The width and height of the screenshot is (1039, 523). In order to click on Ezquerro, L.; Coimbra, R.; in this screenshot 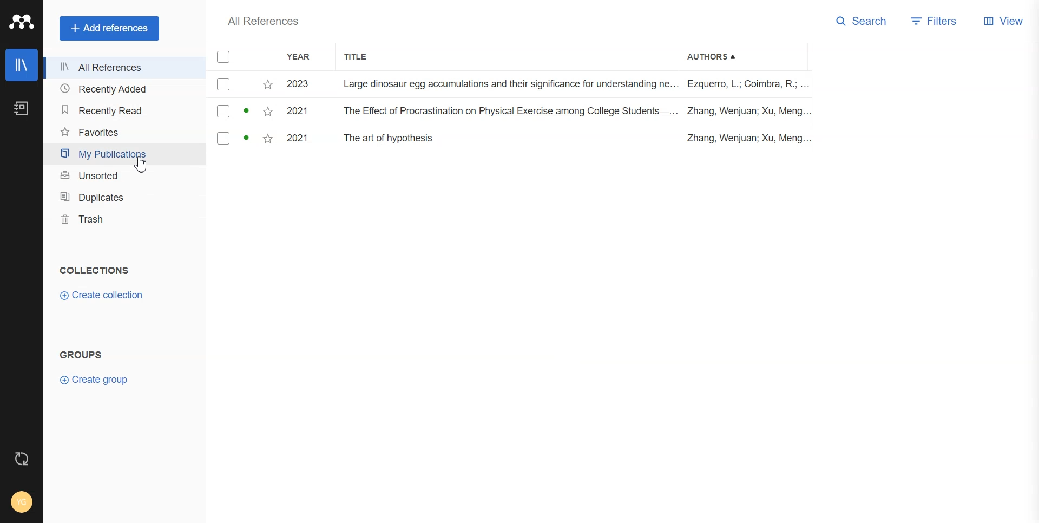, I will do `click(746, 84)`.